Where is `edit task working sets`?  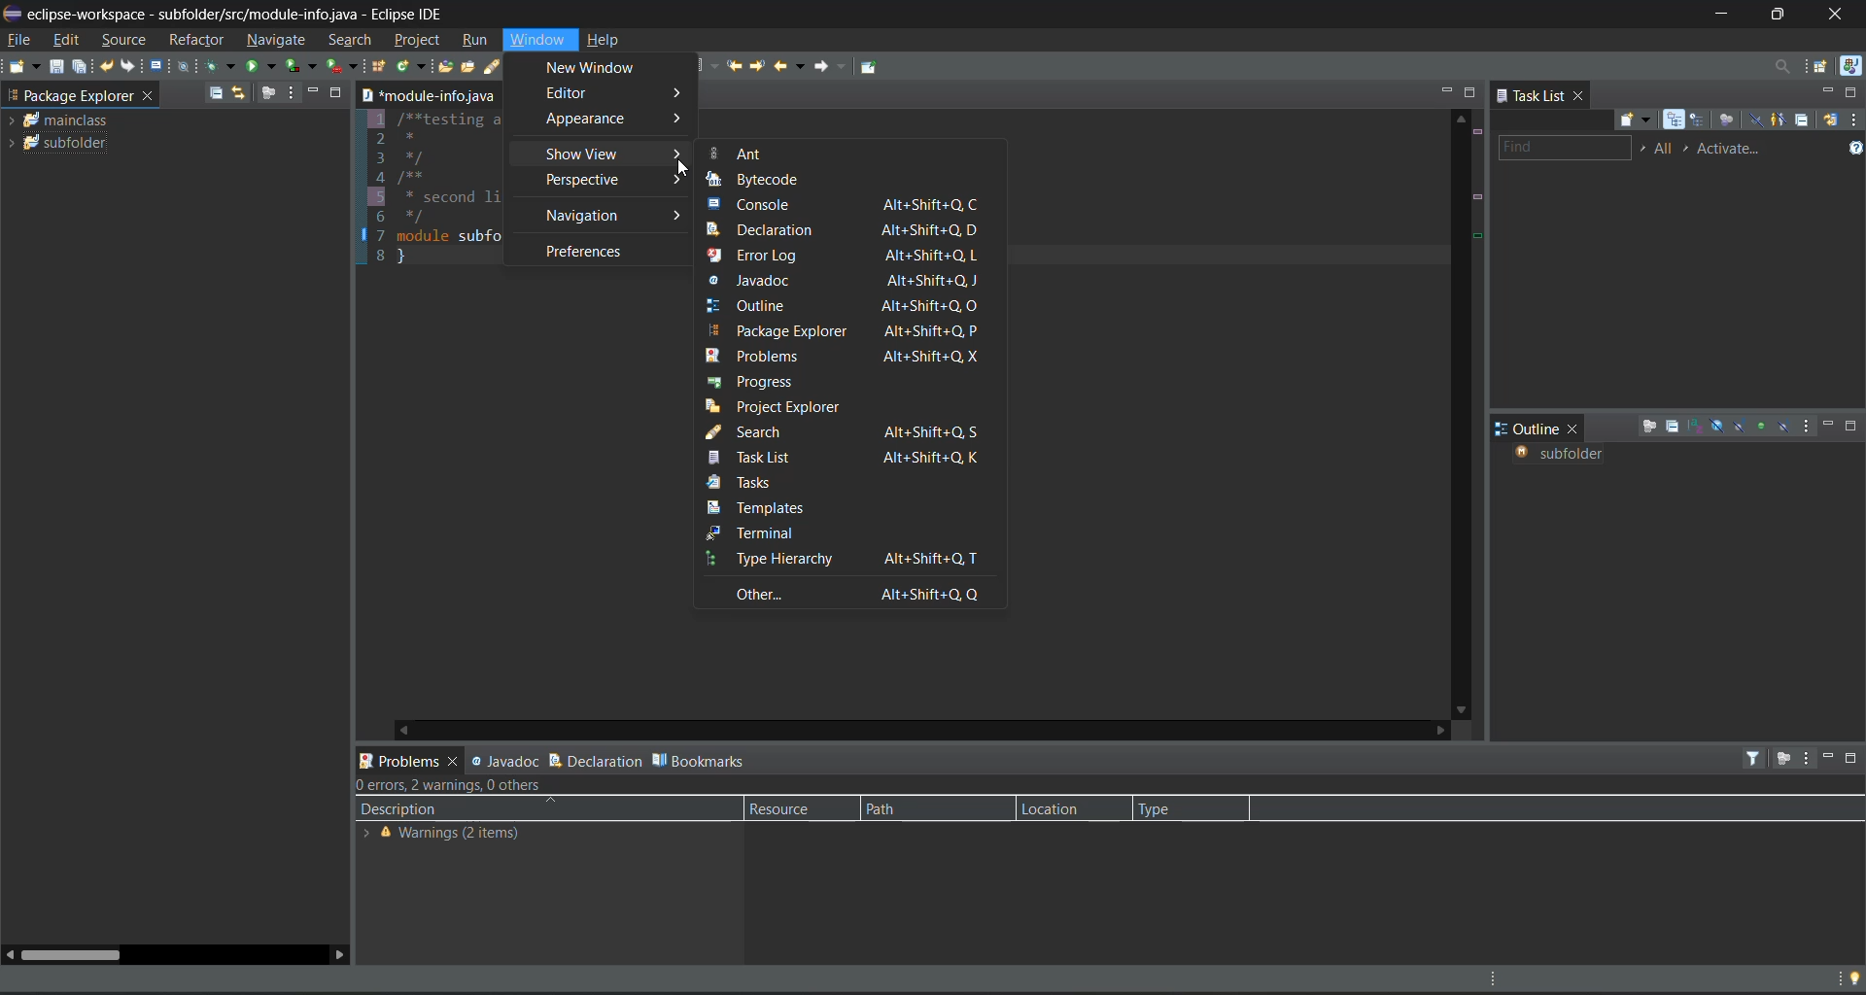 edit task working sets is located at coordinates (1665, 150).